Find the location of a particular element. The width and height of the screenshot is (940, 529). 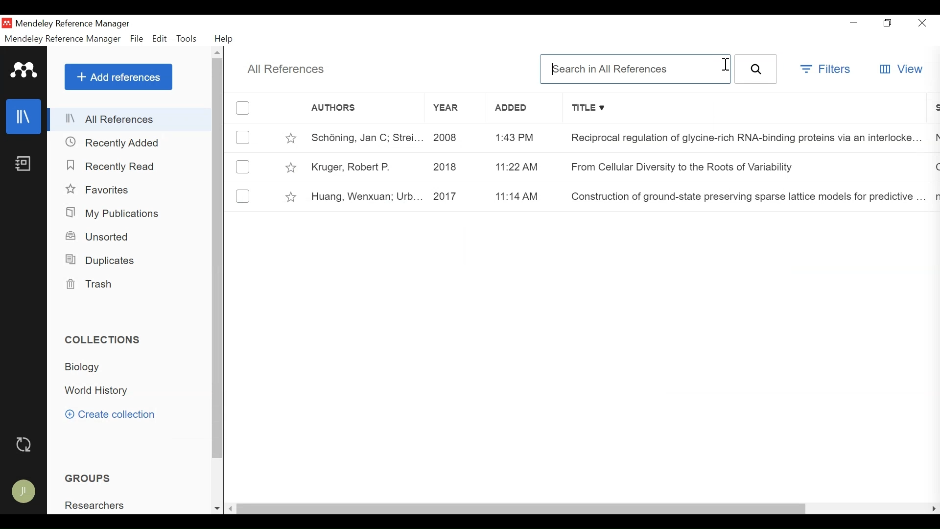

11:22 AM is located at coordinates (526, 166).